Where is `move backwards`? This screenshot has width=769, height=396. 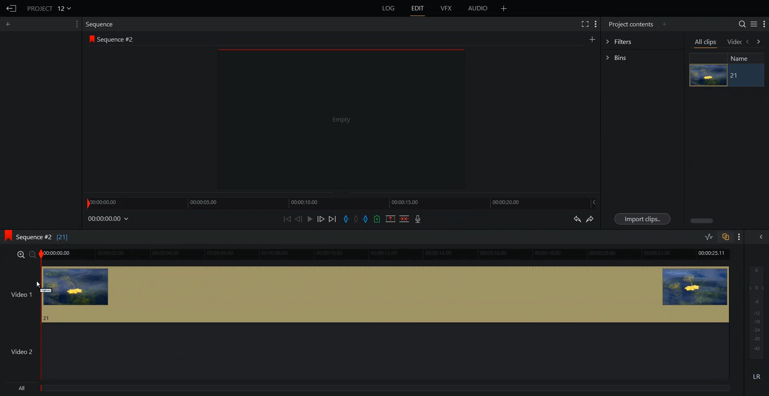 move backwards is located at coordinates (748, 42).